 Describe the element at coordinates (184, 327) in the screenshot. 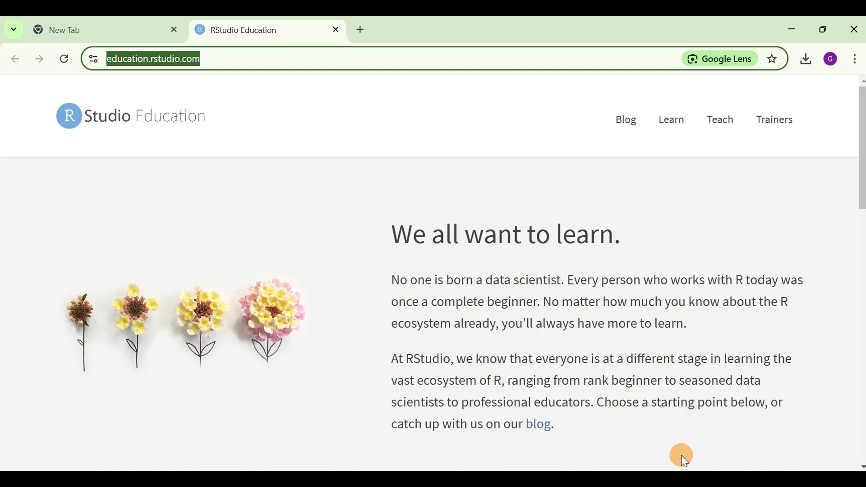

I see `Flowers` at that location.